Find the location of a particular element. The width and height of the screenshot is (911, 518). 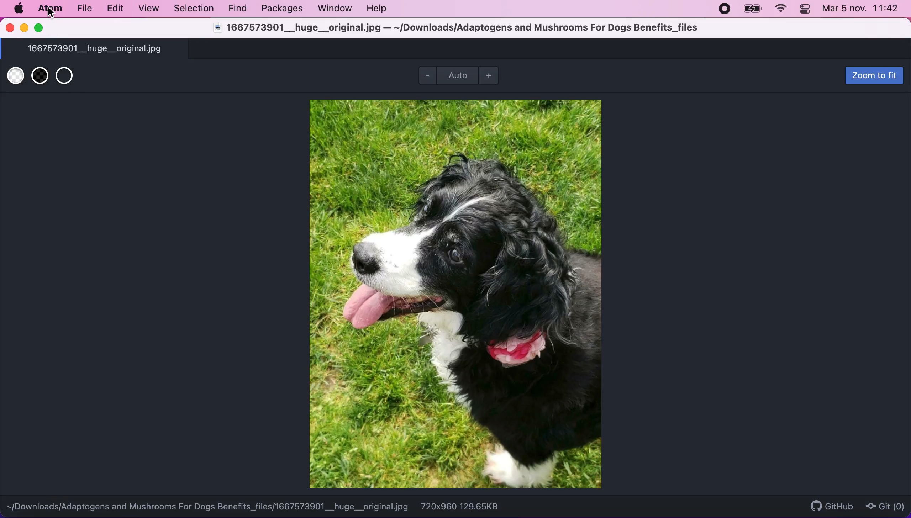

mac logo is located at coordinates (18, 9).